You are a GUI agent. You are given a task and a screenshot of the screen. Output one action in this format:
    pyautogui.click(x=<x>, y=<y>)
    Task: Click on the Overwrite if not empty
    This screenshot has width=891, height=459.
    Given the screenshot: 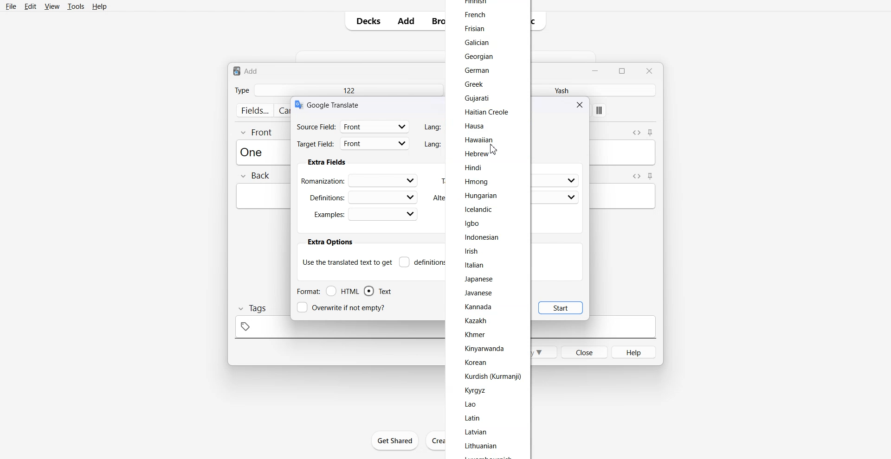 What is the action you would take?
    pyautogui.click(x=343, y=307)
    